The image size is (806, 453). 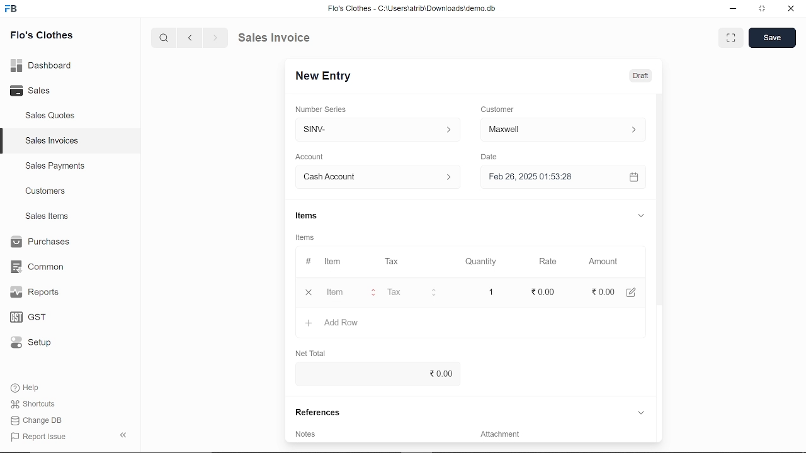 What do you see at coordinates (52, 116) in the screenshot?
I see `Sales Quotes` at bounding box center [52, 116].